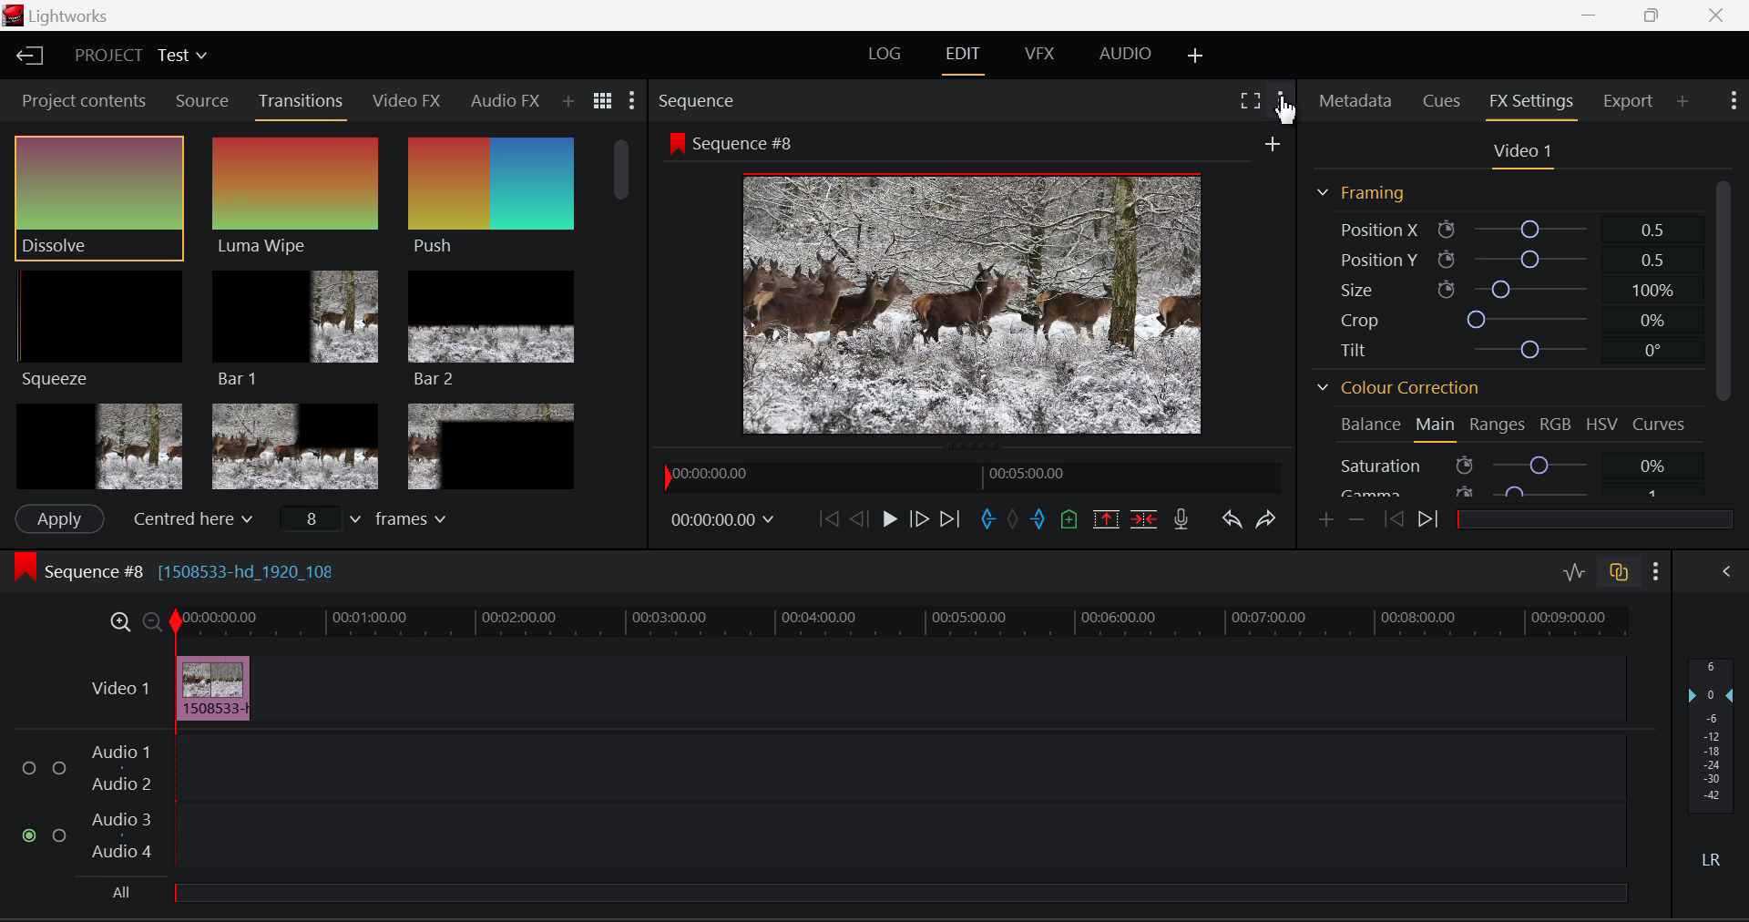 This screenshot has width=1749, height=922. What do you see at coordinates (490, 446) in the screenshot?
I see `Box 3` at bounding box center [490, 446].